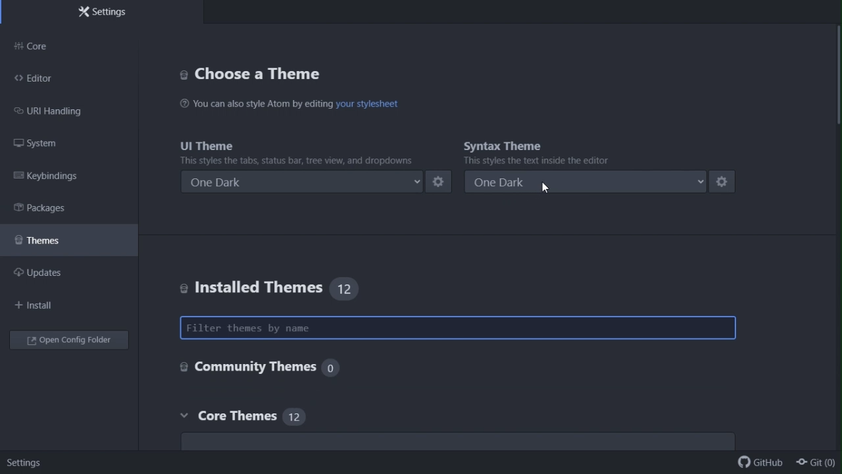  I want to click on settings, so click(439, 182).